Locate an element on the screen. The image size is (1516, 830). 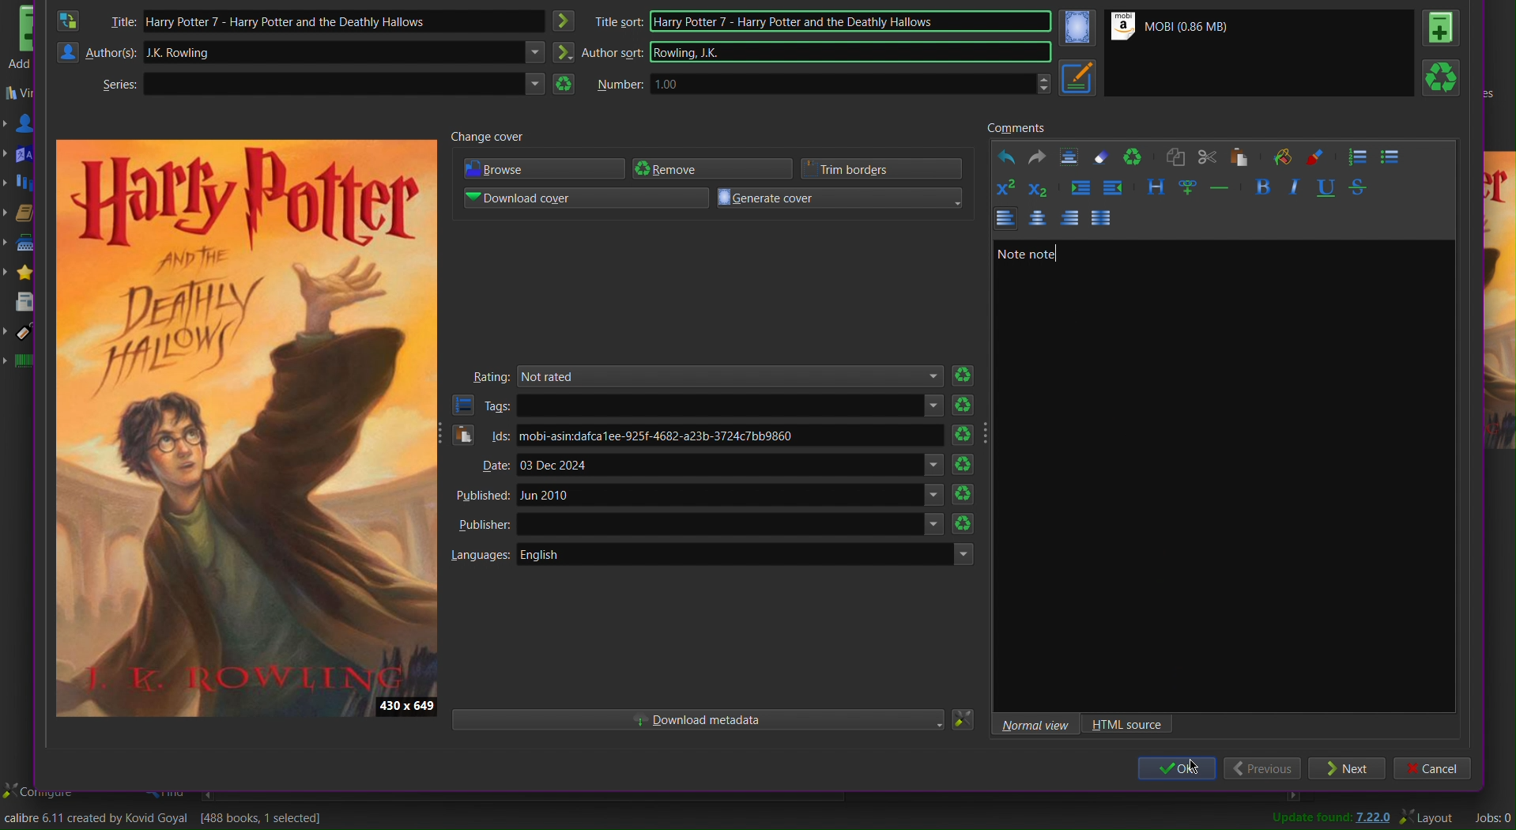
Published is located at coordinates (481, 496).